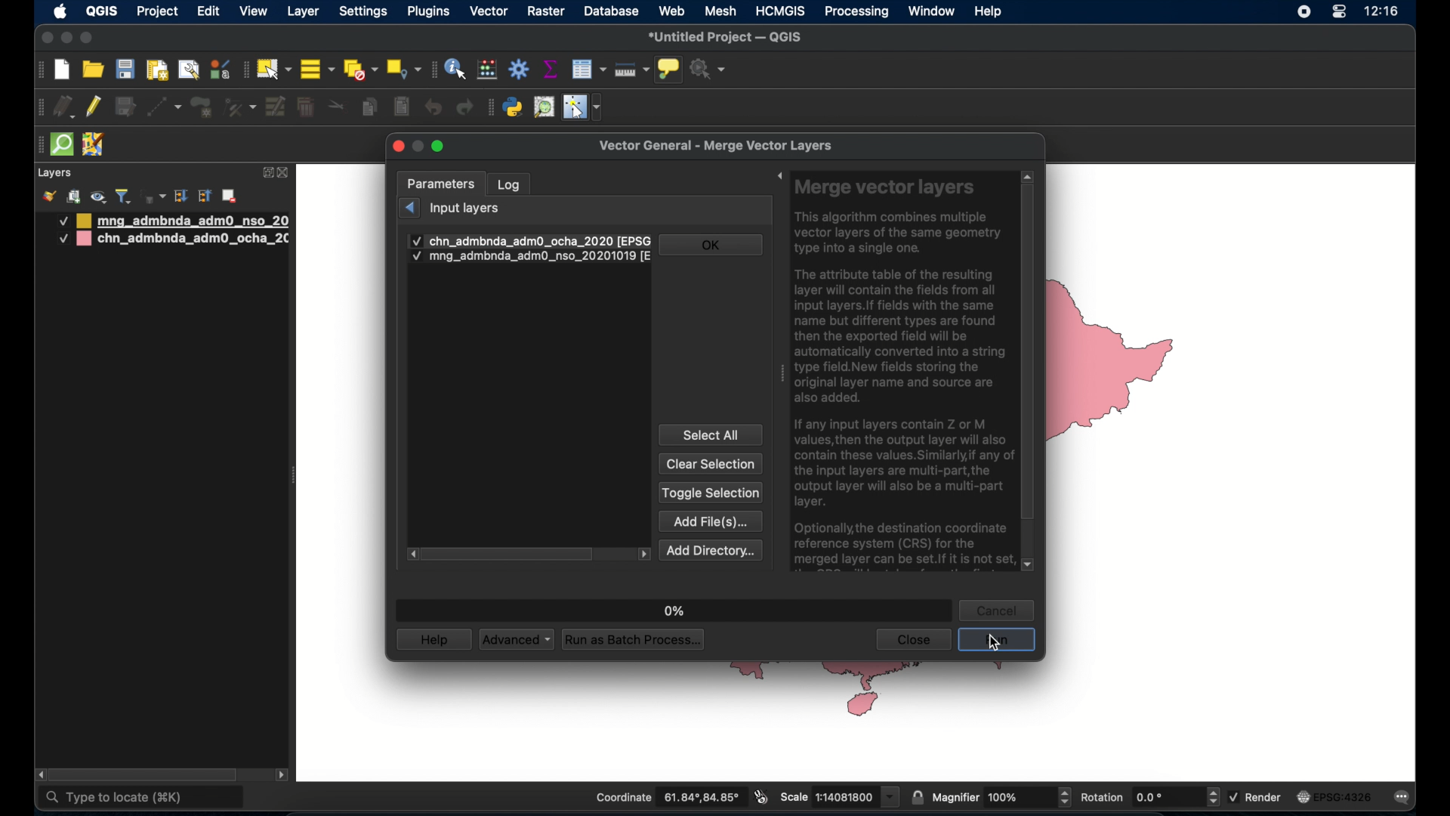 This screenshot has height=816, width=1450. I want to click on expand, so click(775, 178).